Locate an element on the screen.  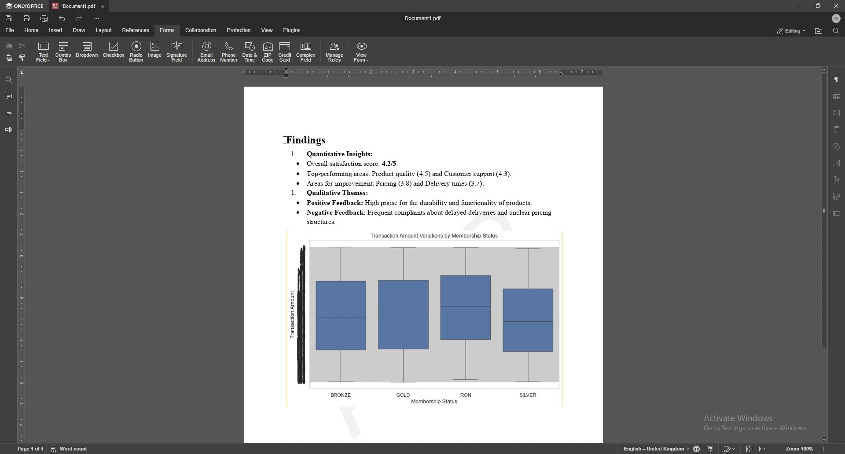
date and time is located at coordinates (250, 52).